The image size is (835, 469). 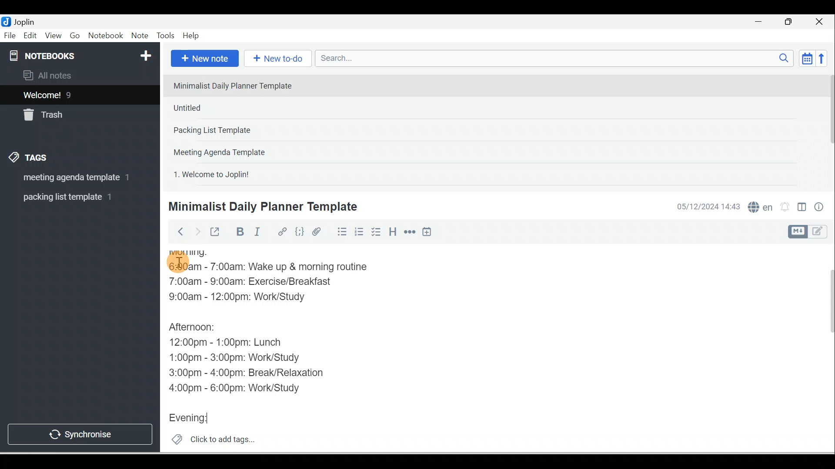 What do you see at coordinates (281, 232) in the screenshot?
I see `Hyperlink` at bounding box center [281, 232].